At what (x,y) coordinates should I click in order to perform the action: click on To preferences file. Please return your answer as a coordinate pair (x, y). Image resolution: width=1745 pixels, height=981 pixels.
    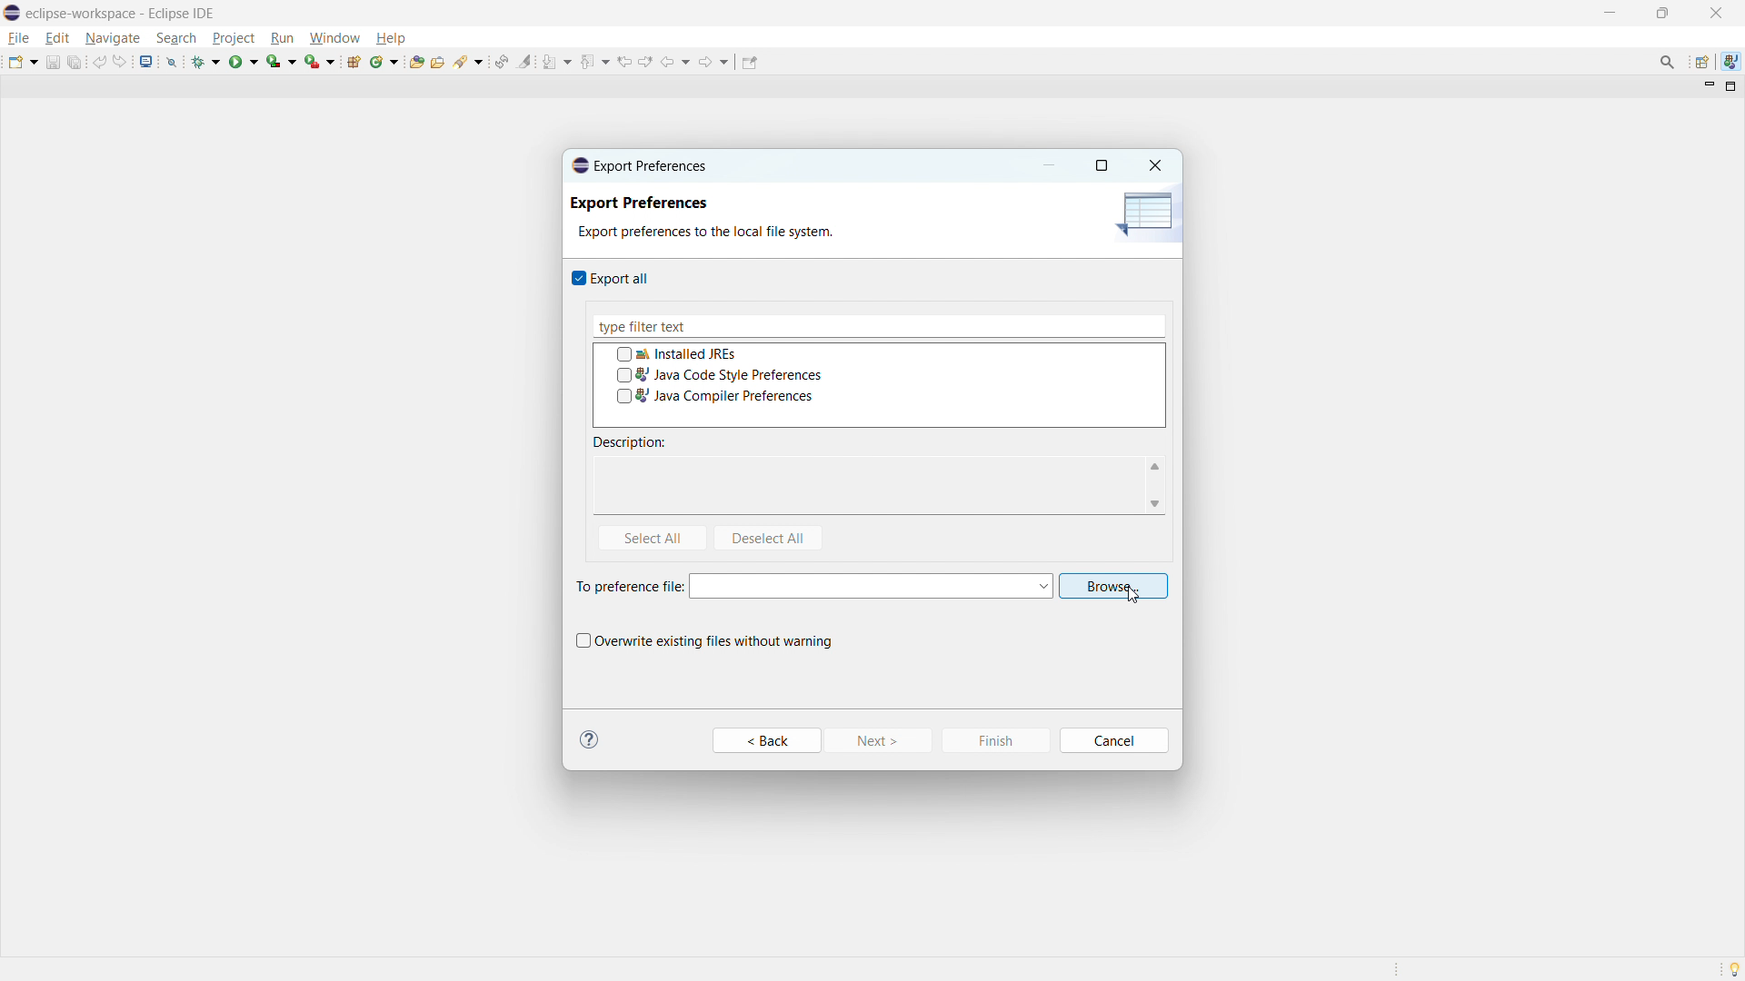
    Looking at the image, I should click on (627, 586).